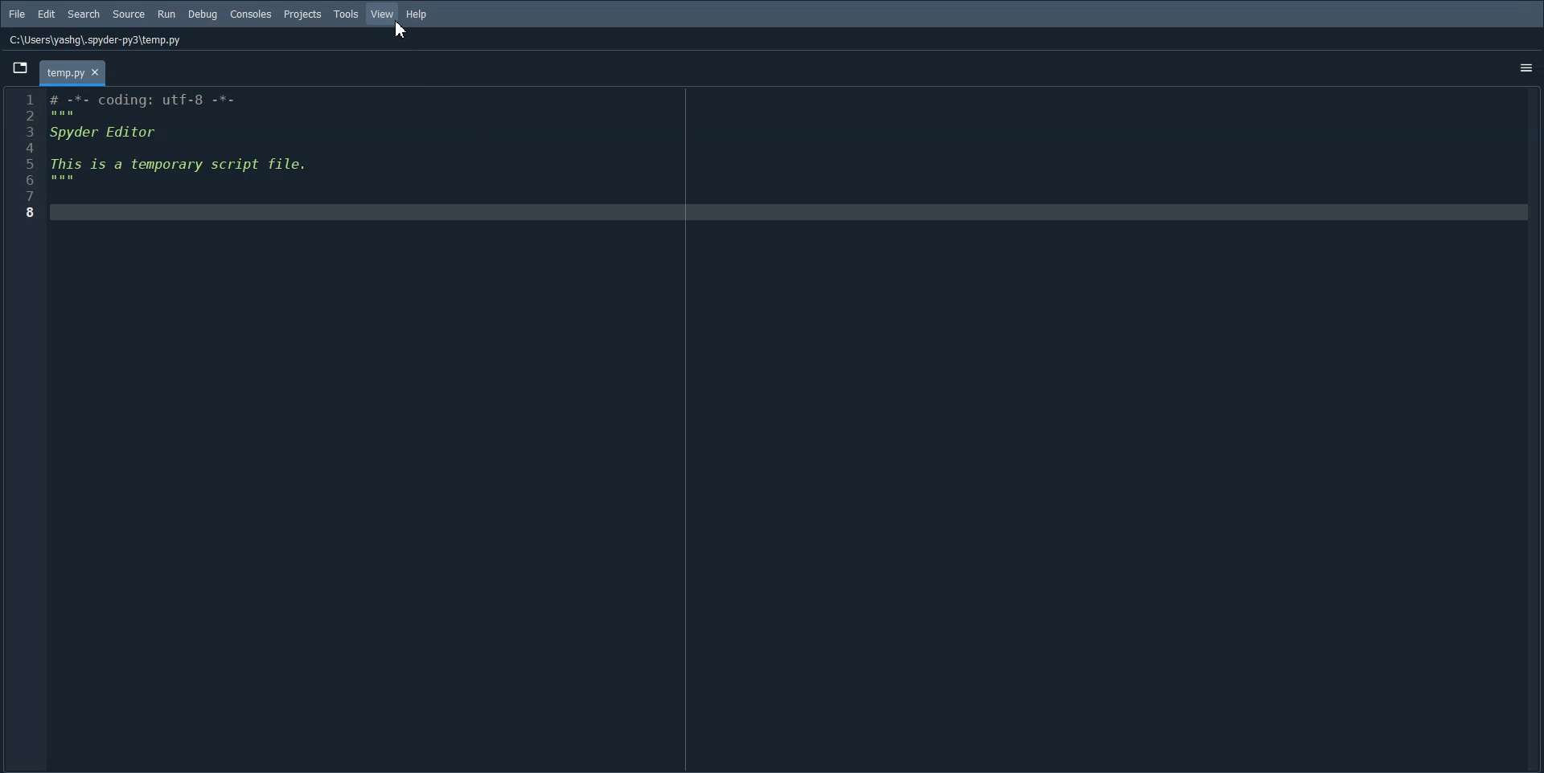  Describe the element at coordinates (181, 142) in the screenshot. I see `Initial code block` at that location.